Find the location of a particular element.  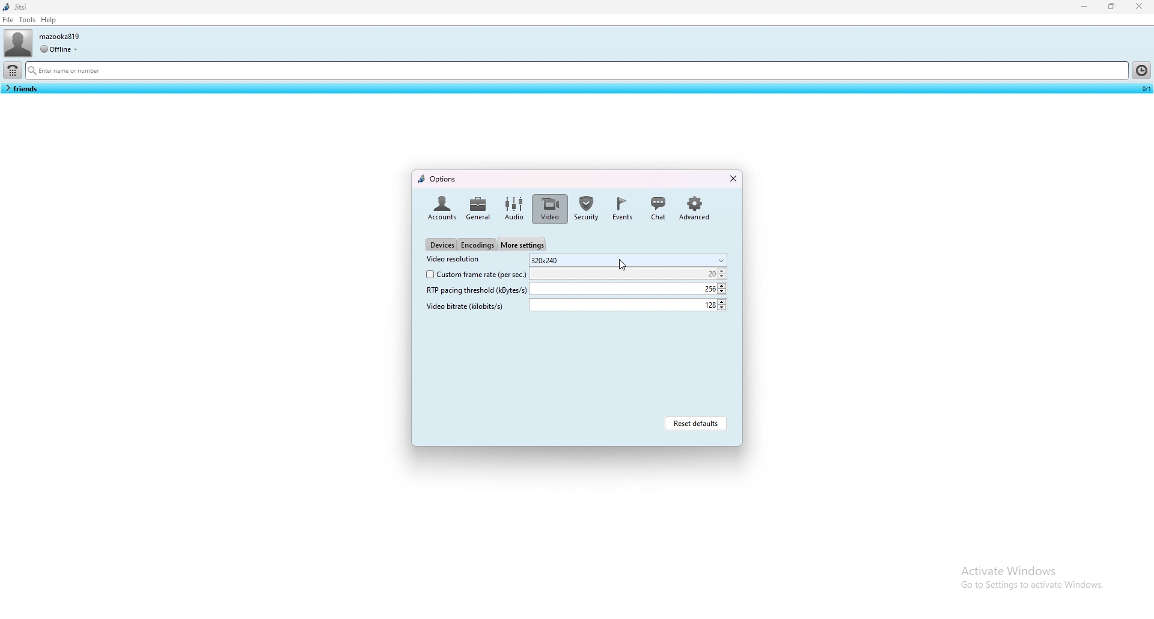

Encodings is located at coordinates (477, 245).